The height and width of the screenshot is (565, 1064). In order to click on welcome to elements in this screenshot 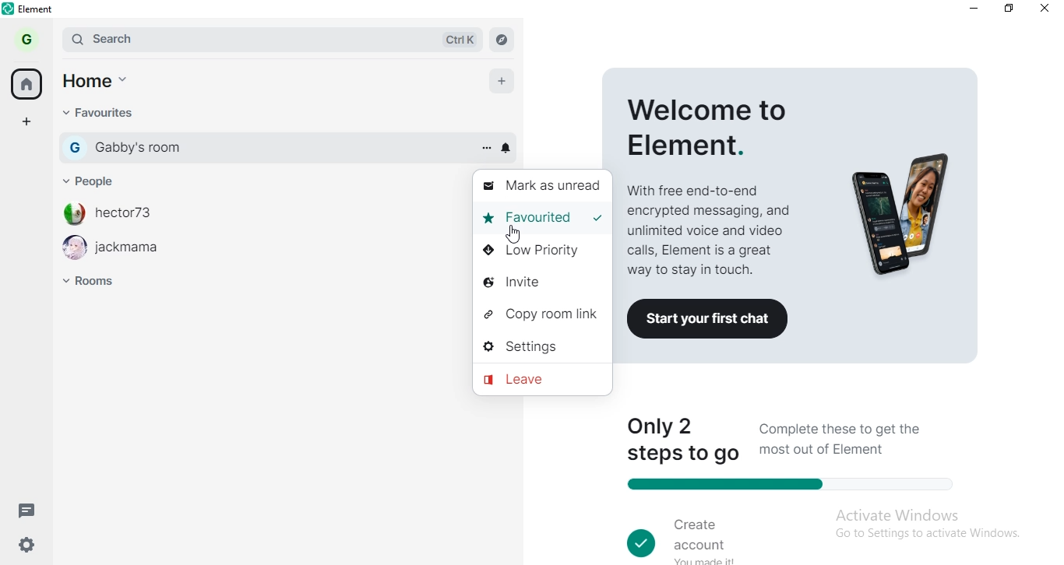, I will do `click(713, 177)`.